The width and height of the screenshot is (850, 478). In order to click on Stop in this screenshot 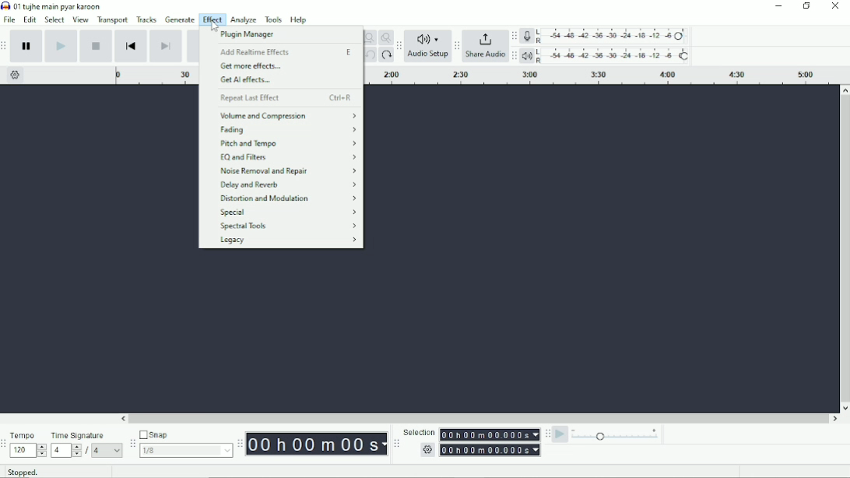, I will do `click(97, 47)`.